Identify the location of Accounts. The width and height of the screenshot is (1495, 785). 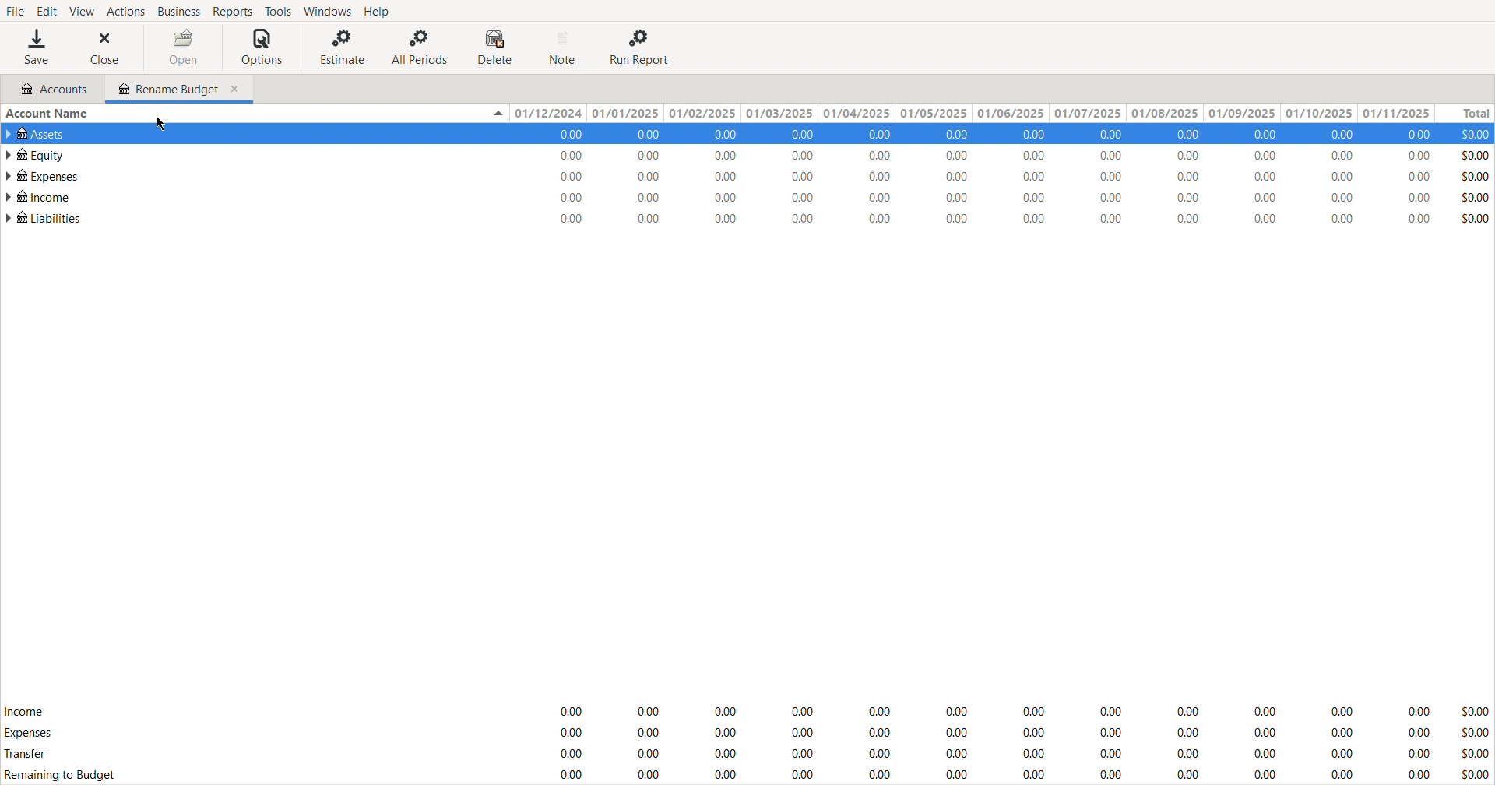
(48, 89).